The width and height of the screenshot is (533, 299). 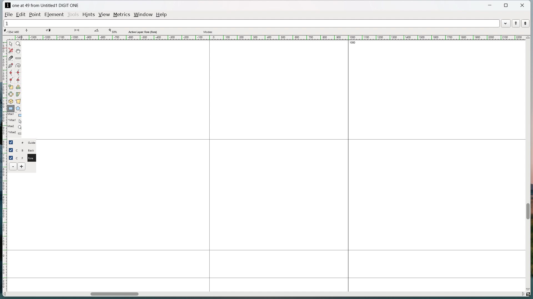 What do you see at coordinates (526, 24) in the screenshot?
I see `show the next word in the word list` at bounding box center [526, 24].